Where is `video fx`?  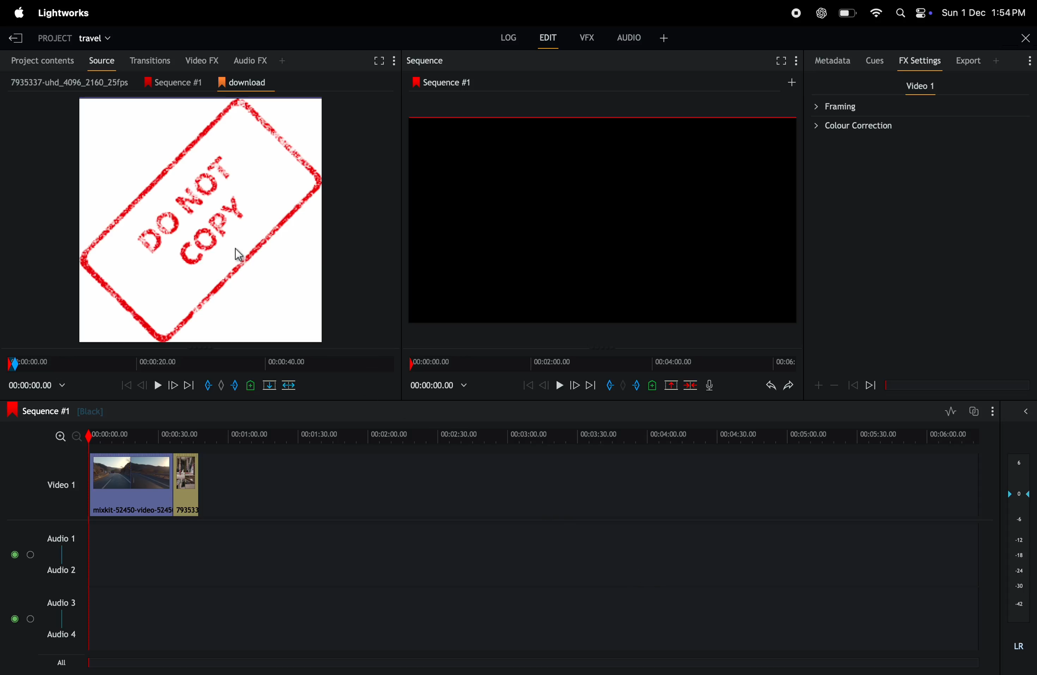 video fx is located at coordinates (199, 59).